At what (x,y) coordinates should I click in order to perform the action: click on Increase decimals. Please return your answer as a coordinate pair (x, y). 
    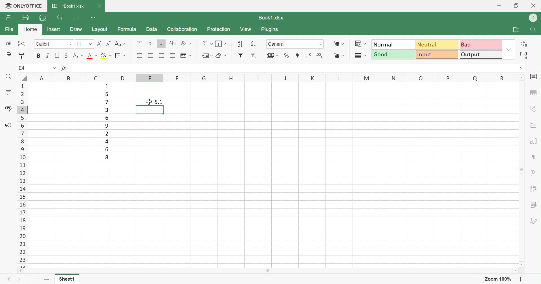
    Looking at the image, I should click on (323, 55).